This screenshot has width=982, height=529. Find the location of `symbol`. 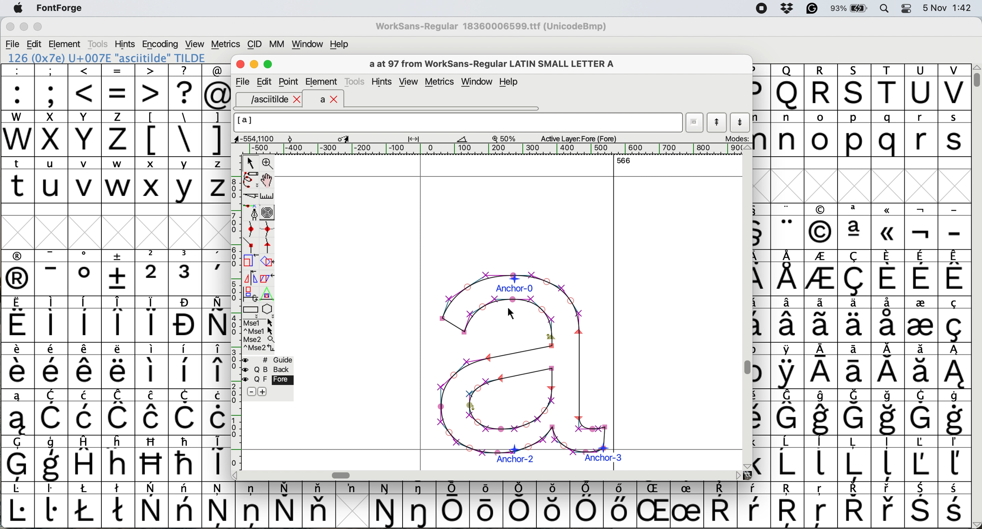

symbol is located at coordinates (822, 319).